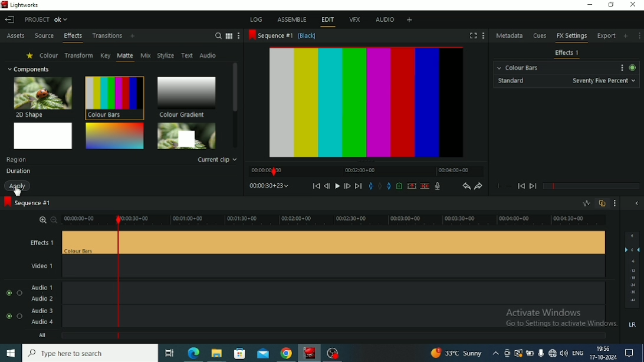 Image resolution: width=644 pixels, height=362 pixels. I want to click on Add keyframe (s) at the current position, so click(498, 186).